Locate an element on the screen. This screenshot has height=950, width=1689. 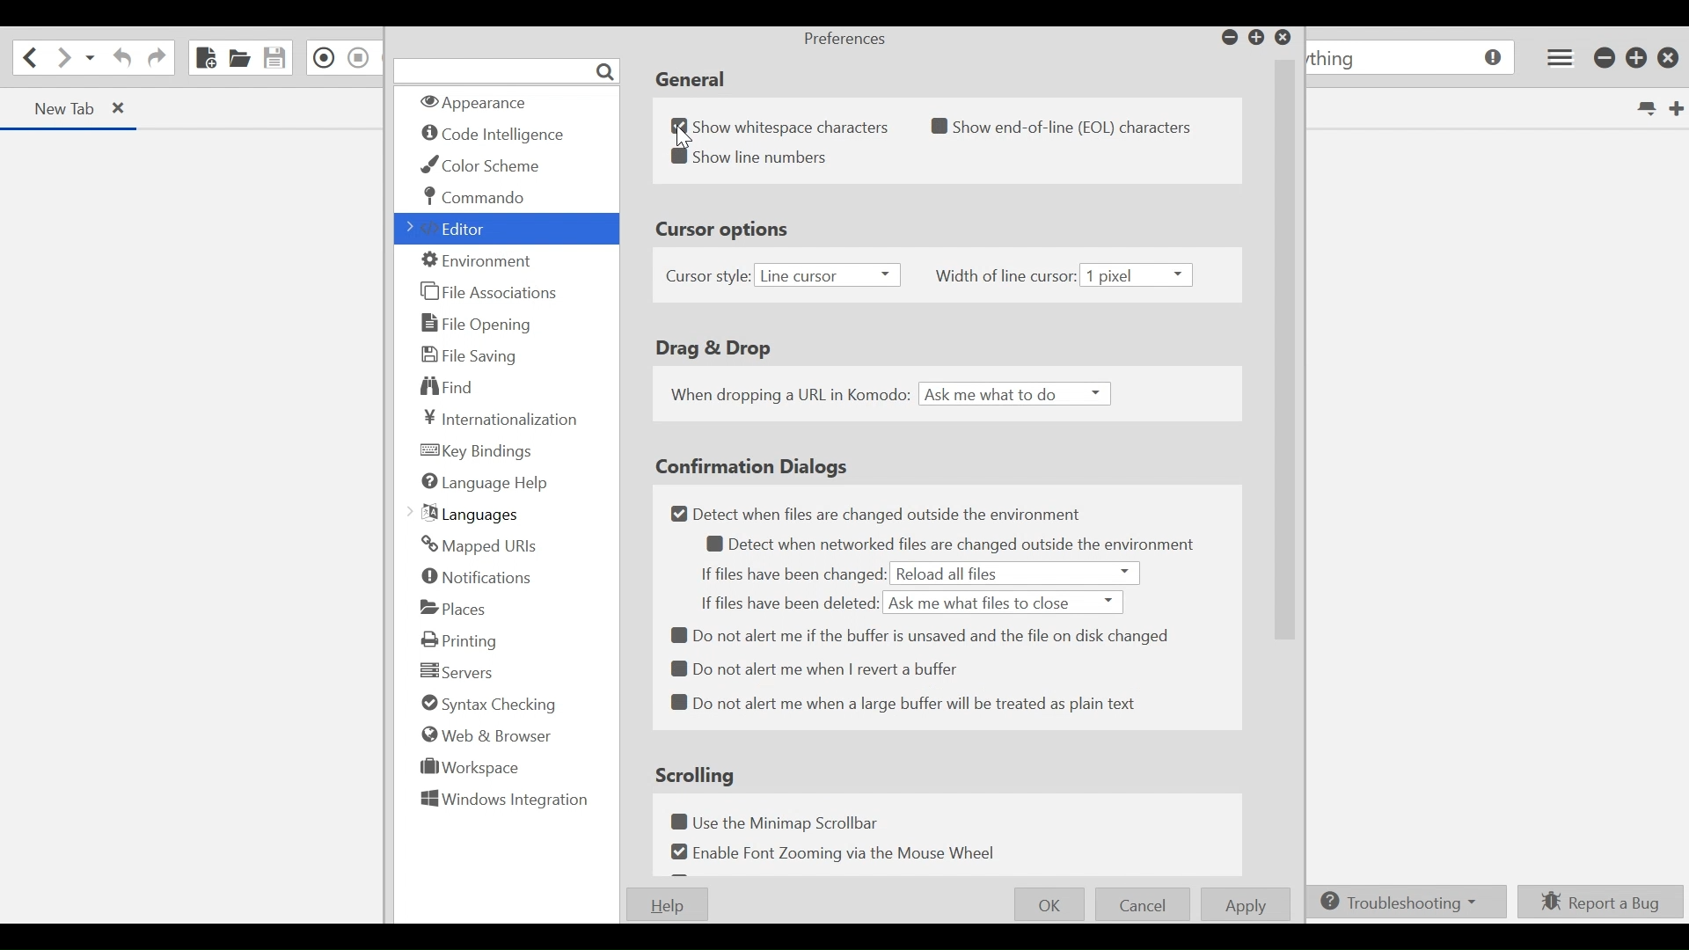
show end-of-line (EoL) characters is located at coordinates (1071, 127).